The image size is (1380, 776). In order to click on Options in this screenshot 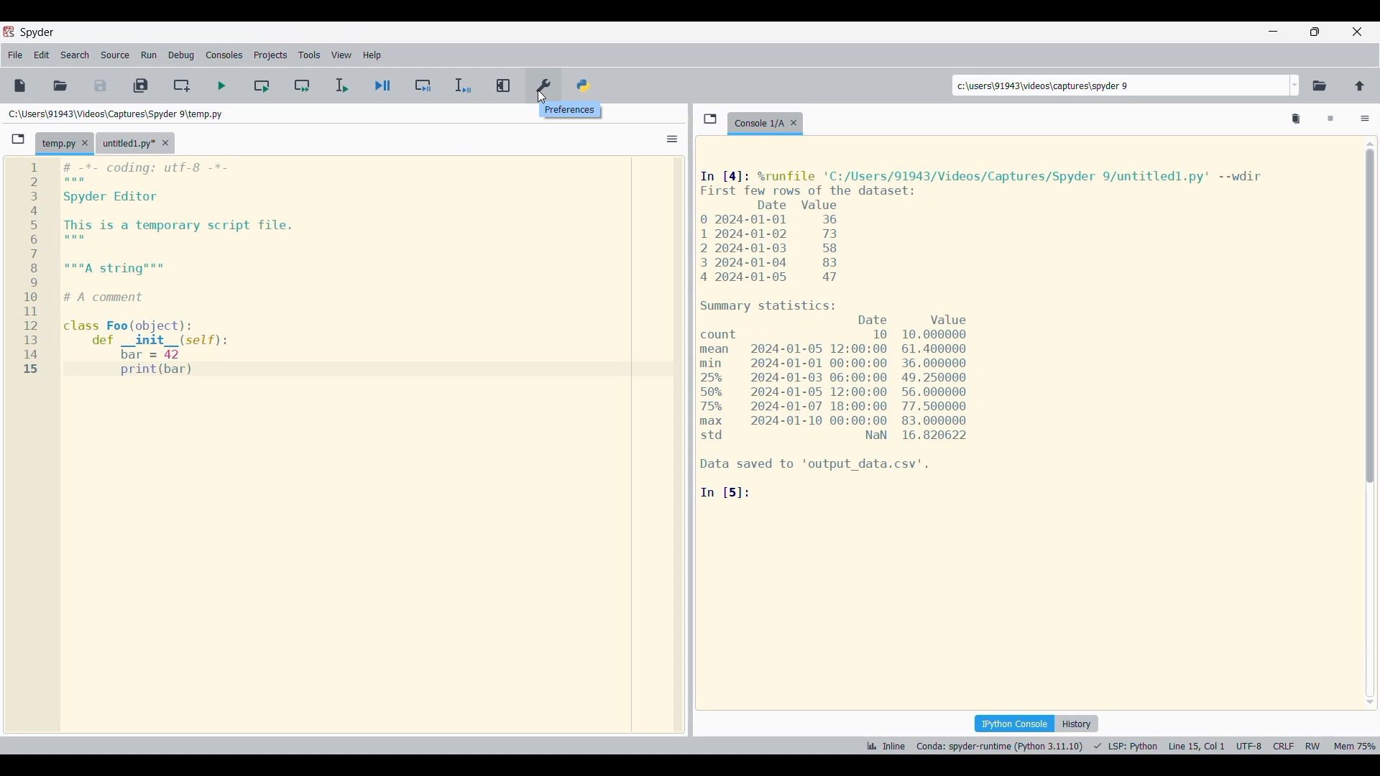, I will do `click(672, 139)`.